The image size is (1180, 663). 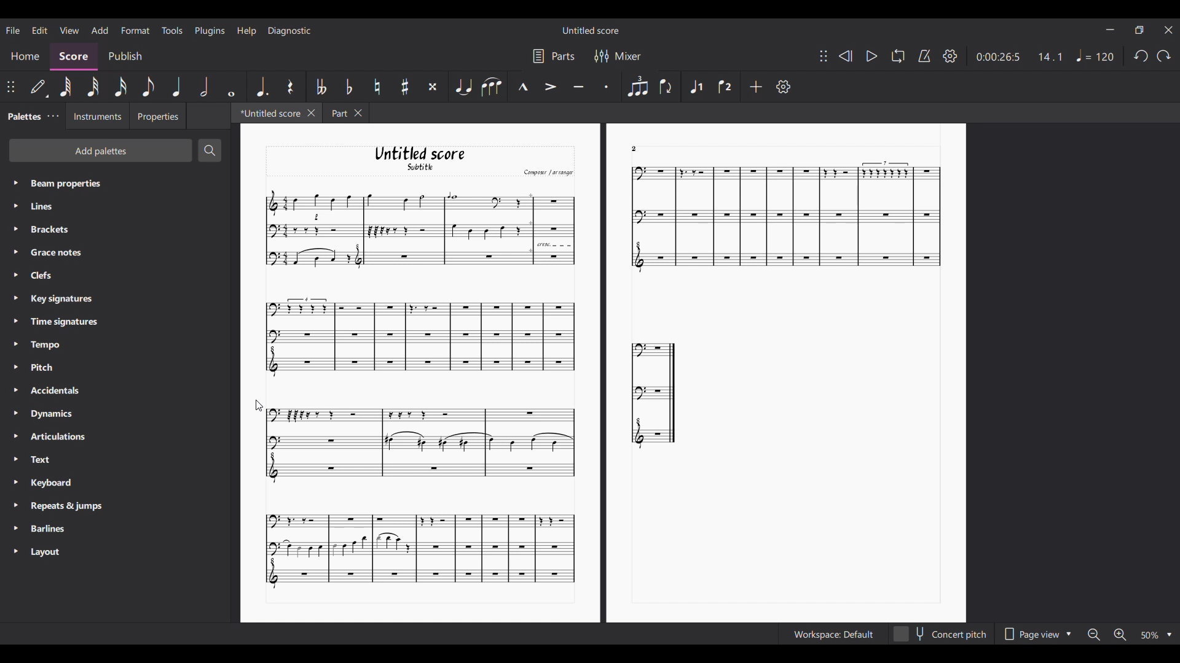 What do you see at coordinates (126, 57) in the screenshot?
I see `Publish ` at bounding box center [126, 57].